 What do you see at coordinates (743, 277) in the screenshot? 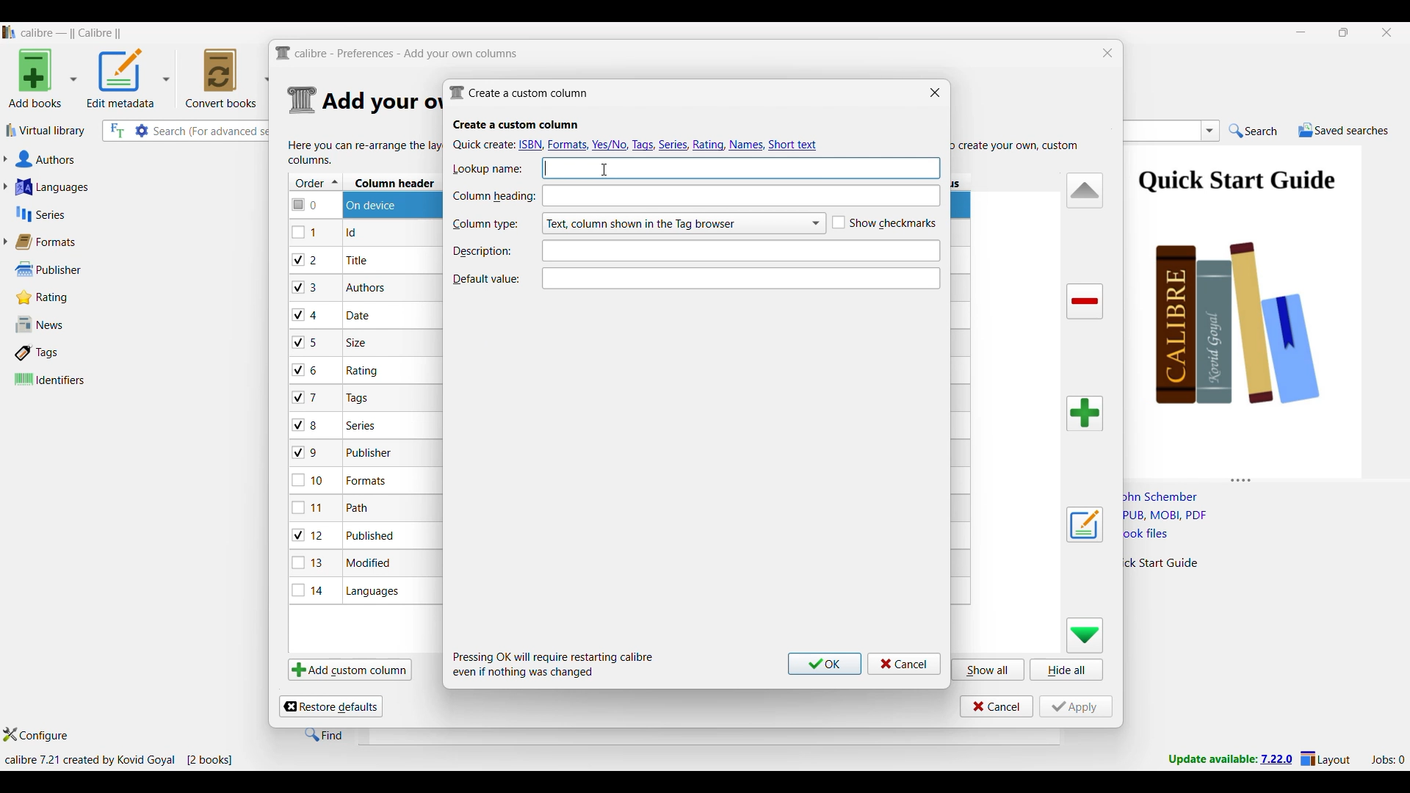
I see `Text` at bounding box center [743, 277].